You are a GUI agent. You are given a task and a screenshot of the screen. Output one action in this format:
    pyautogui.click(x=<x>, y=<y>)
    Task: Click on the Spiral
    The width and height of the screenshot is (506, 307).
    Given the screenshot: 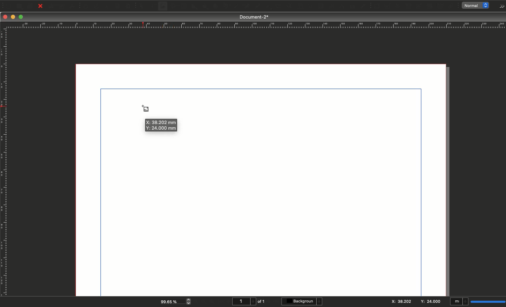 What is the action you would take?
    pyautogui.click(x=227, y=7)
    